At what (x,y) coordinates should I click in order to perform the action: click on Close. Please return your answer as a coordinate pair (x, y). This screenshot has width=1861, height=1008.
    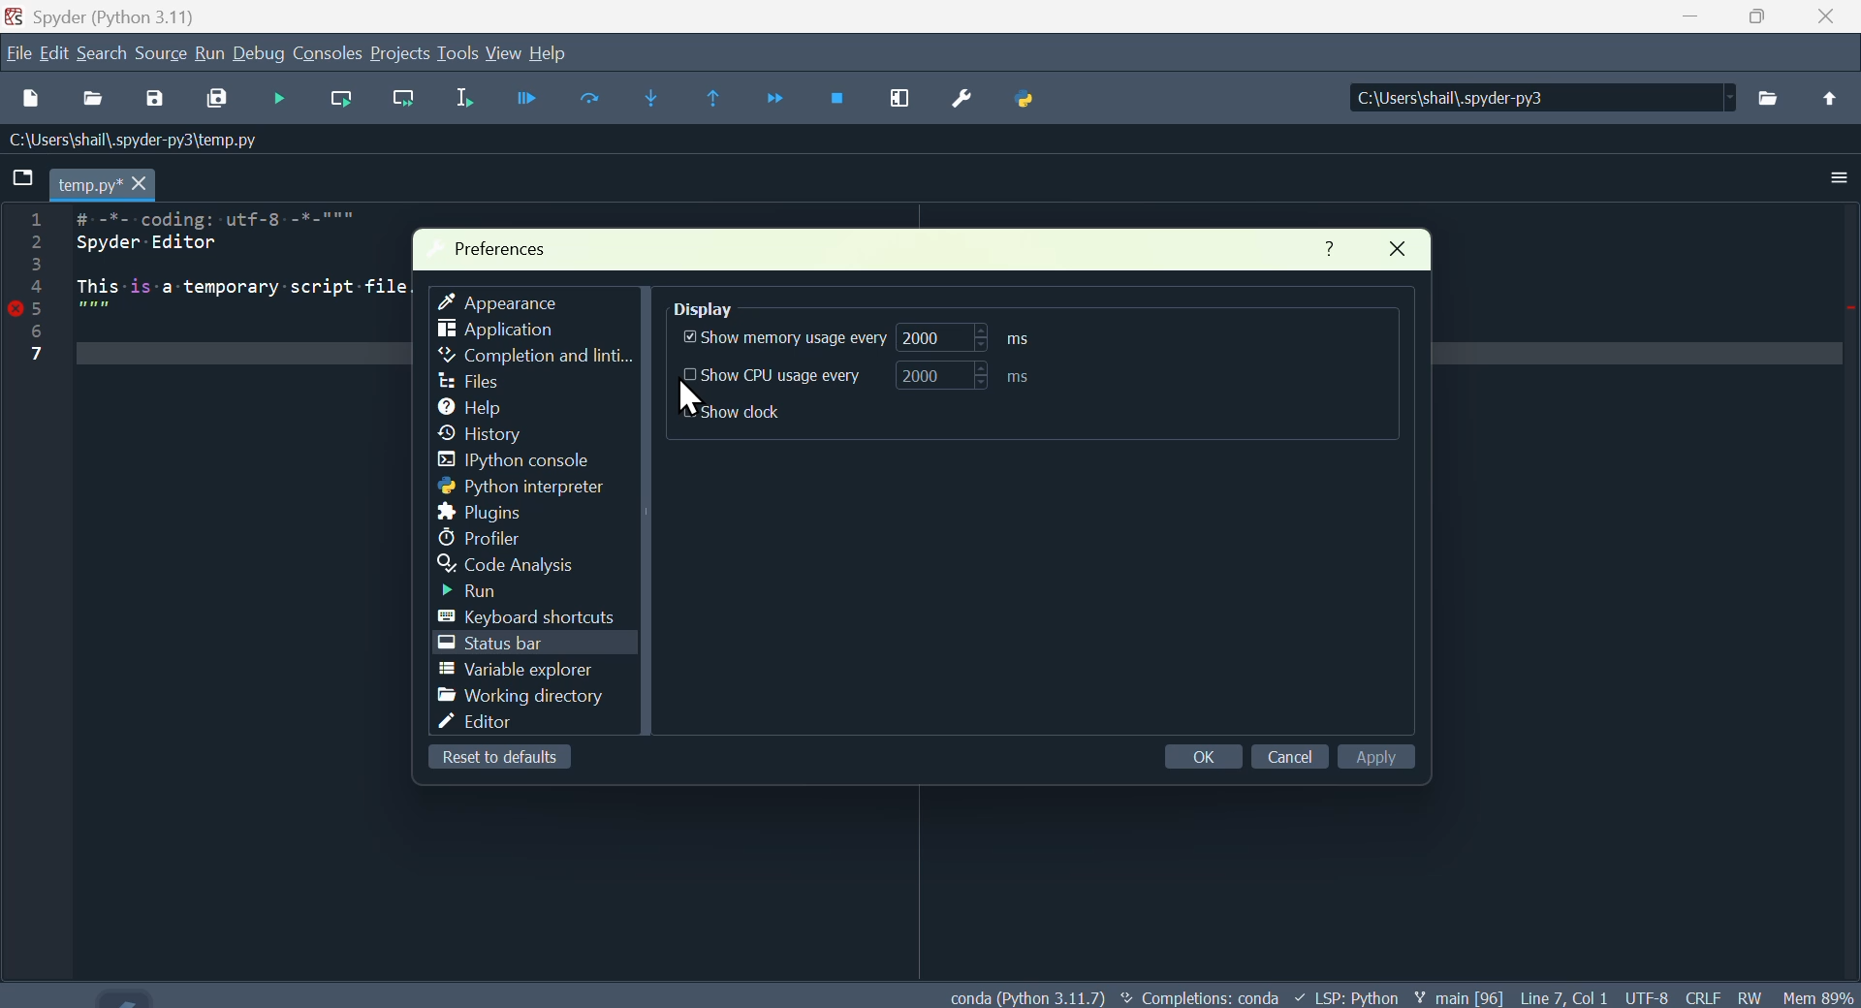
    Looking at the image, I should click on (1831, 18).